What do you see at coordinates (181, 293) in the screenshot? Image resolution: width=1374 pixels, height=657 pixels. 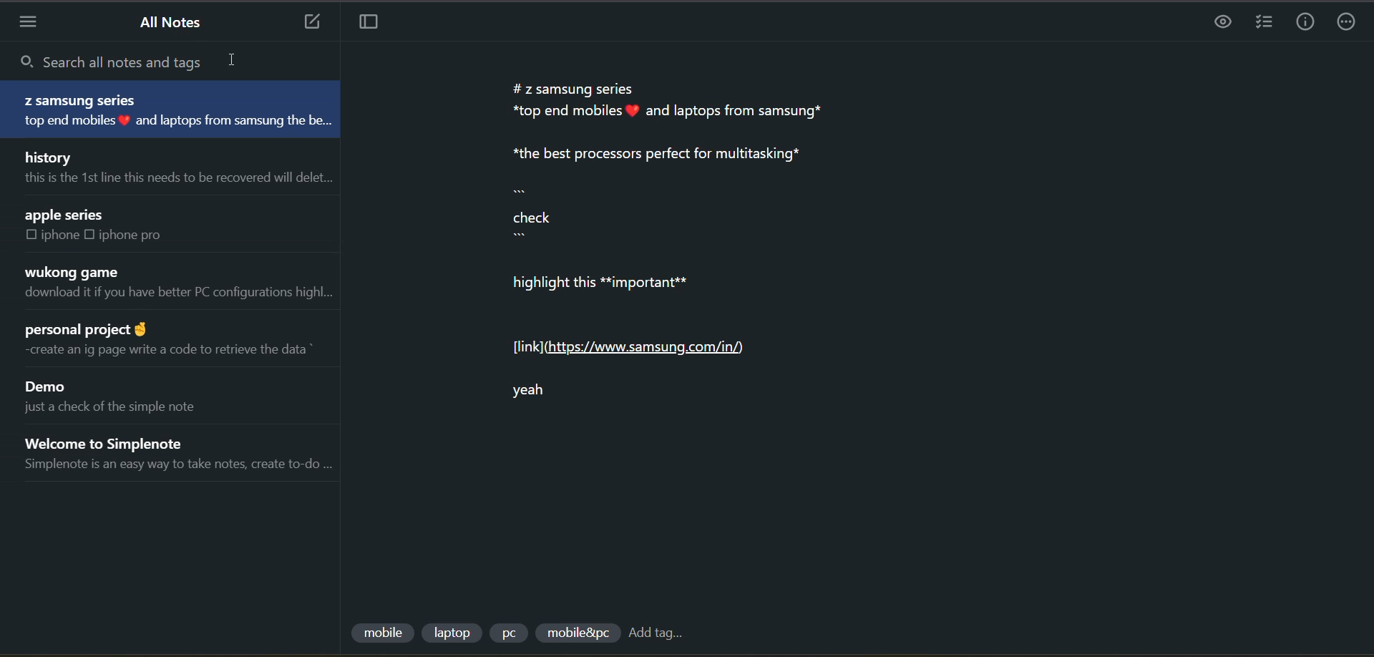 I see `download it if you have better PC configurations highl...` at bounding box center [181, 293].